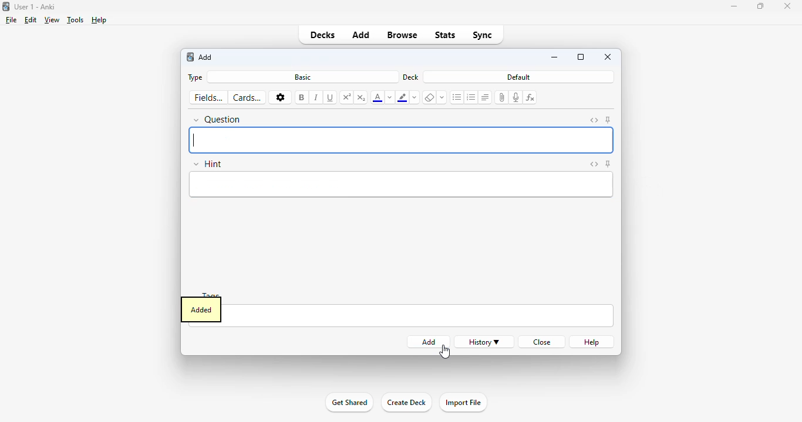 The height and width of the screenshot is (422, 802). What do you see at coordinates (190, 57) in the screenshot?
I see `logo` at bounding box center [190, 57].